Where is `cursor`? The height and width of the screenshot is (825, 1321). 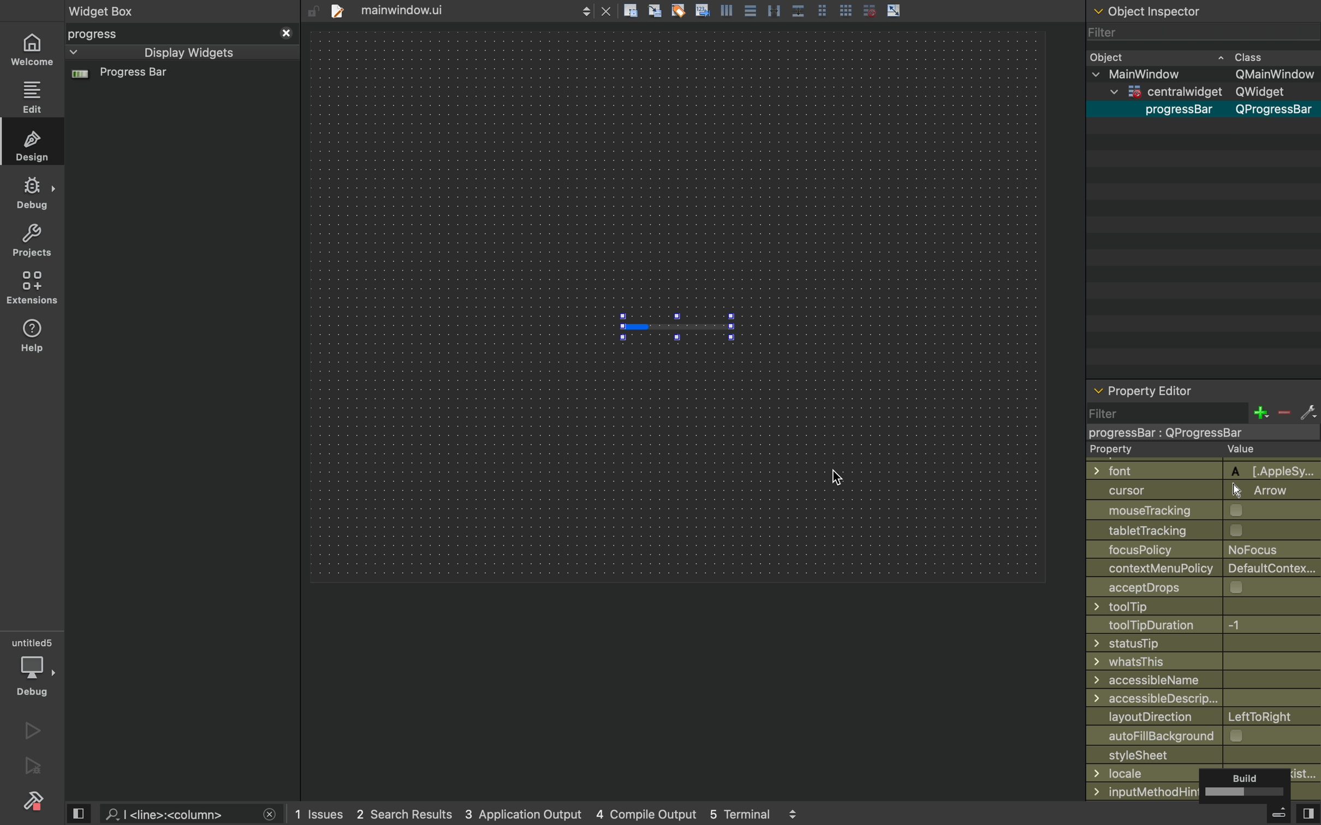 cursor is located at coordinates (838, 474).